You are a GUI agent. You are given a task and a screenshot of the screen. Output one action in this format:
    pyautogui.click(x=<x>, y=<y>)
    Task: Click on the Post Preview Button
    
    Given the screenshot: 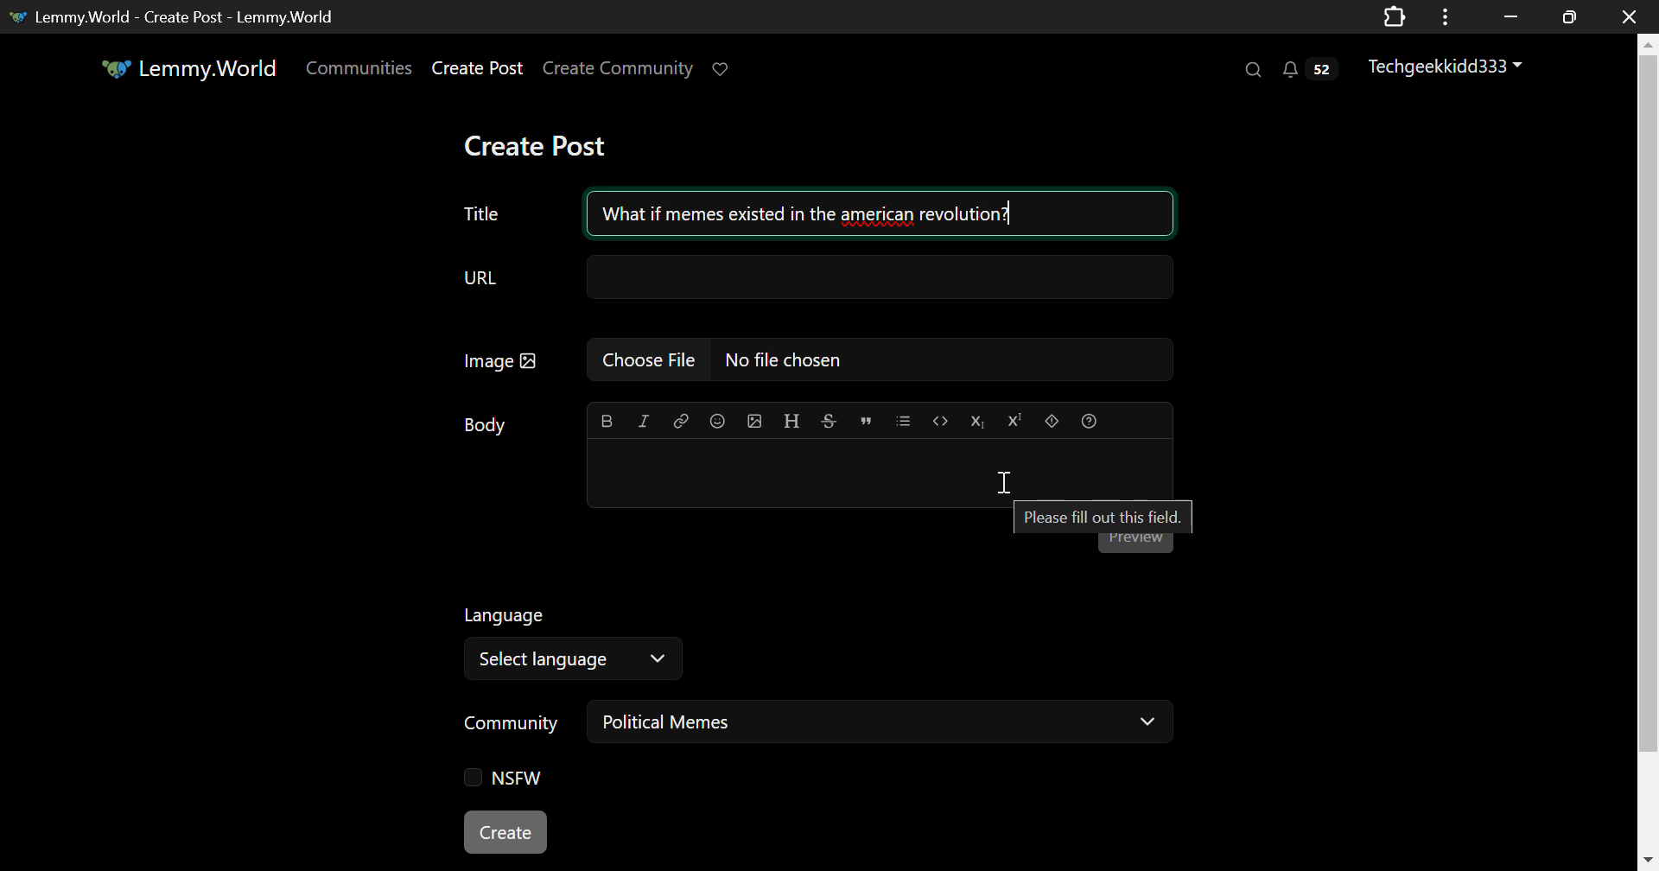 What is the action you would take?
    pyautogui.click(x=1136, y=544)
    